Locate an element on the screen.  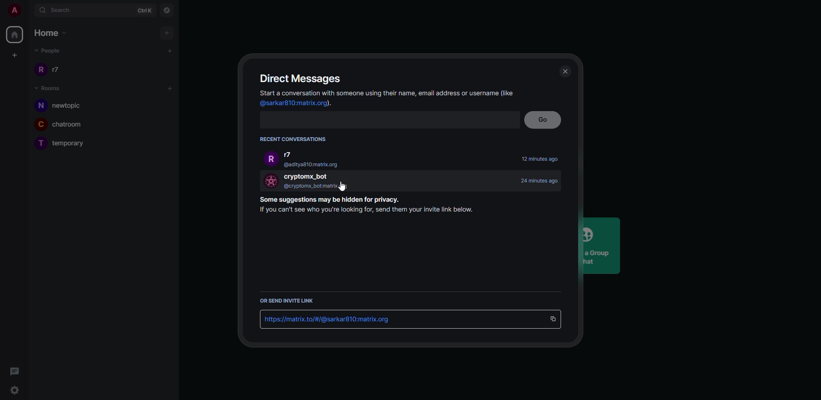
n is located at coordinates (41, 106).